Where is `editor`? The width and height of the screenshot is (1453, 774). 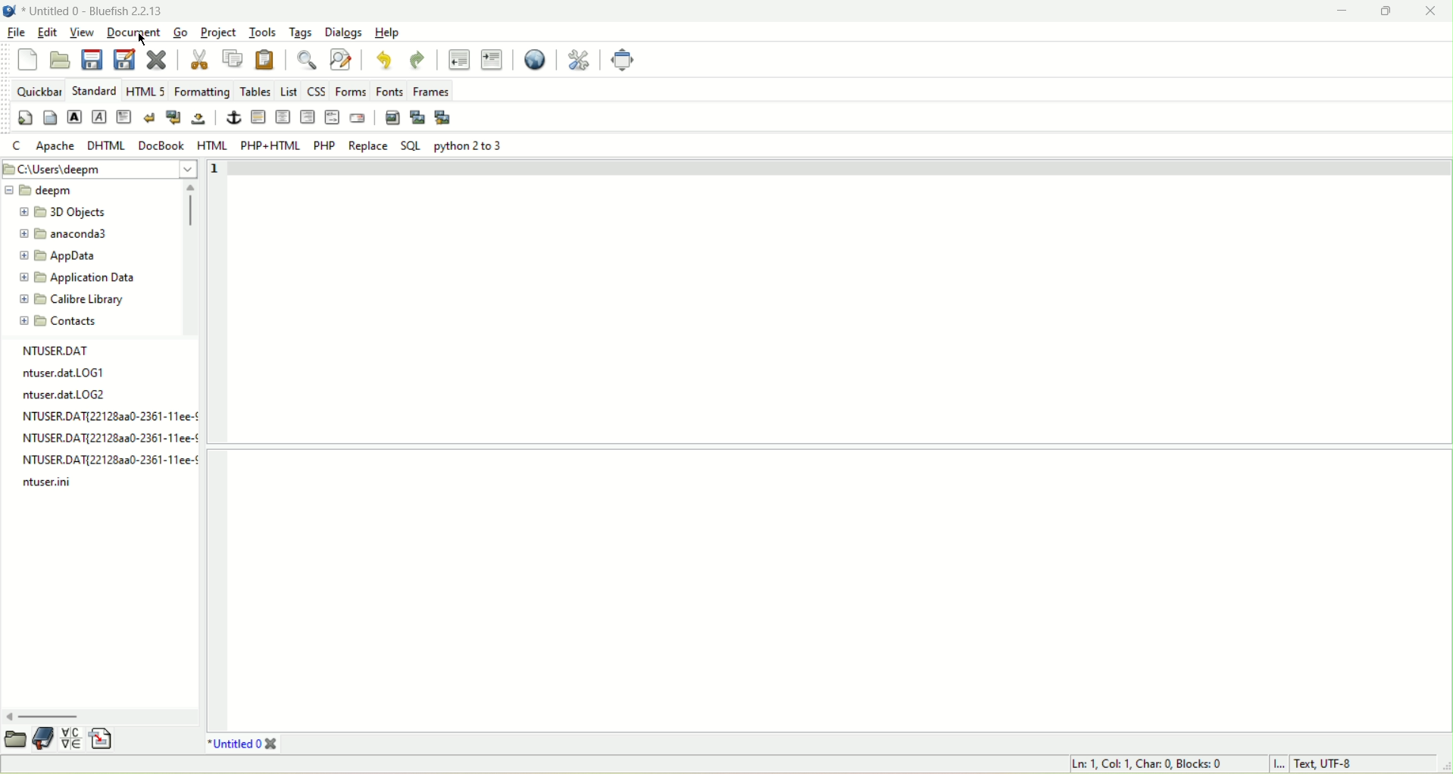
editor is located at coordinates (842, 445).